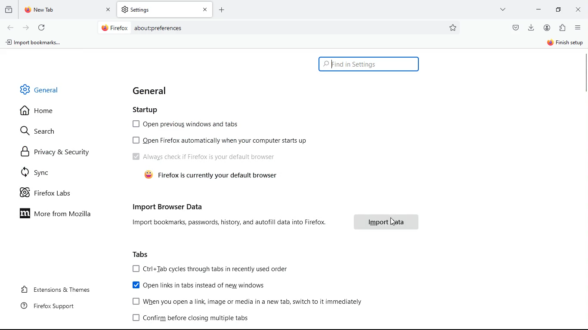 The width and height of the screenshot is (588, 330). I want to click on sync, so click(56, 171).